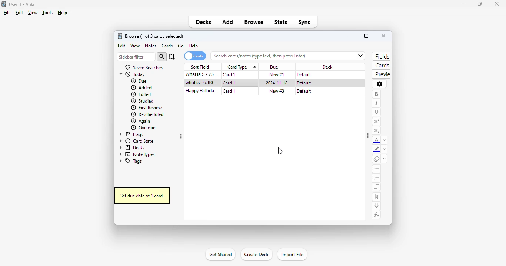 The image size is (506, 266). Describe the element at coordinates (151, 46) in the screenshot. I see `notes` at that location.